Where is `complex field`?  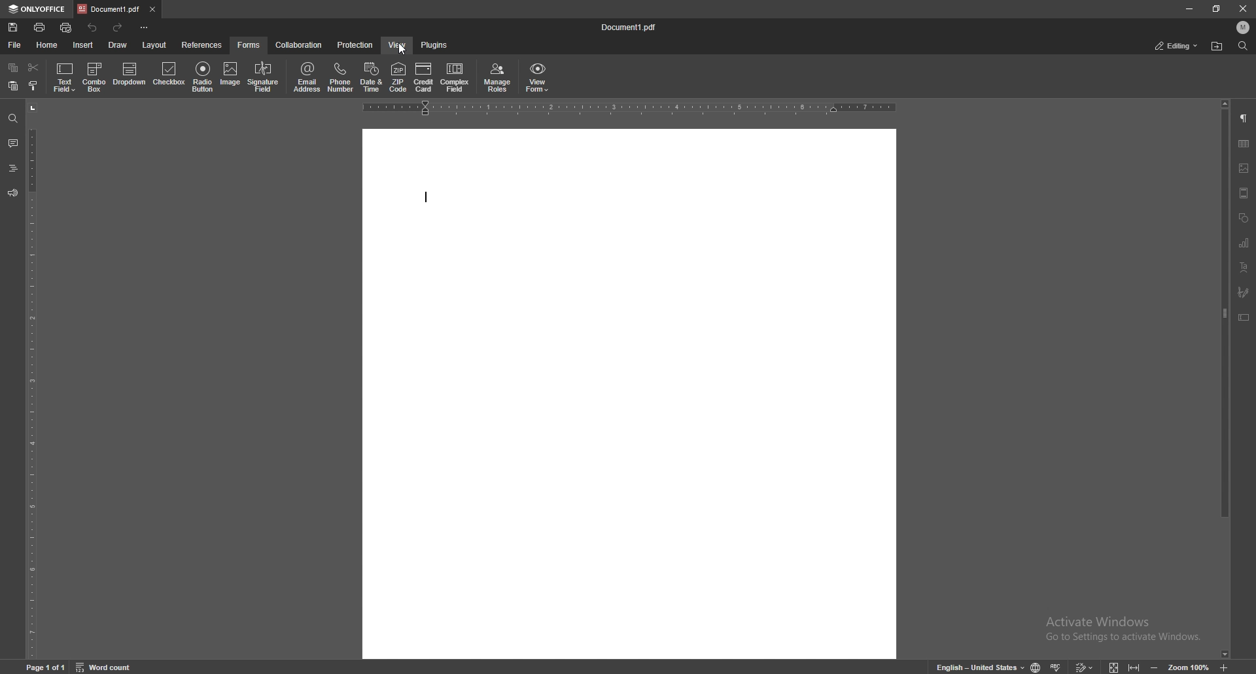
complex field is located at coordinates (457, 79).